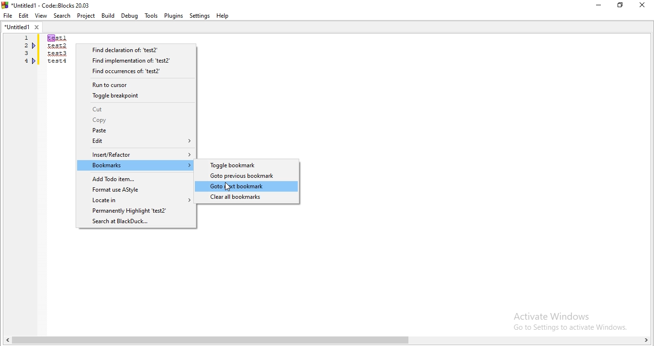 The image size is (654, 346). What do you see at coordinates (135, 177) in the screenshot?
I see `Add Todo item..` at bounding box center [135, 177].